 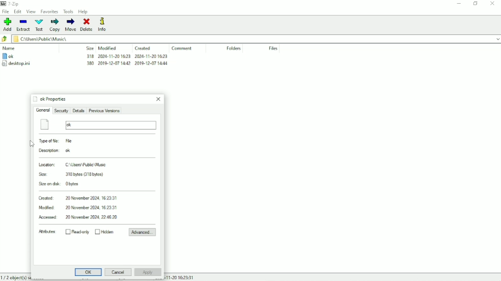 What do you see at coordinates (493, 4) in the screenshot?
I see `Close` at bounding box center [493, 4].